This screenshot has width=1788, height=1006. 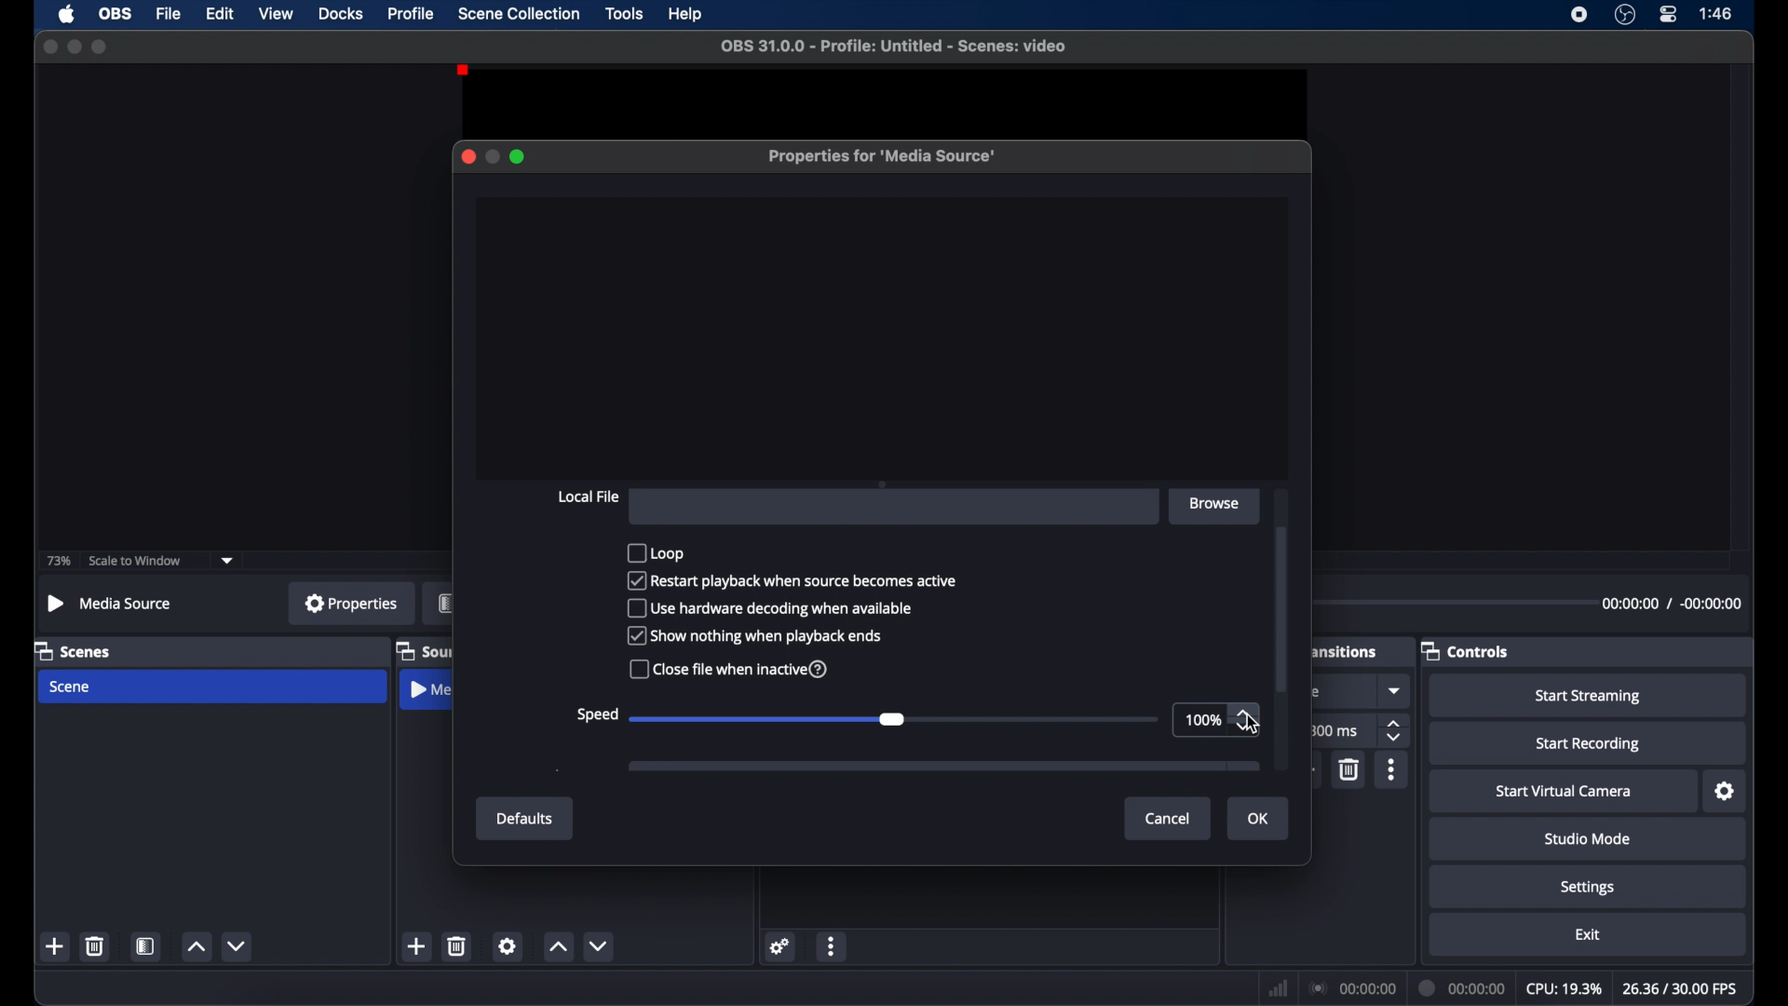 What do you see at coordinates (1588, 697) in the screenshot?
I see `start streaming` at bounding box center [1588, 697].